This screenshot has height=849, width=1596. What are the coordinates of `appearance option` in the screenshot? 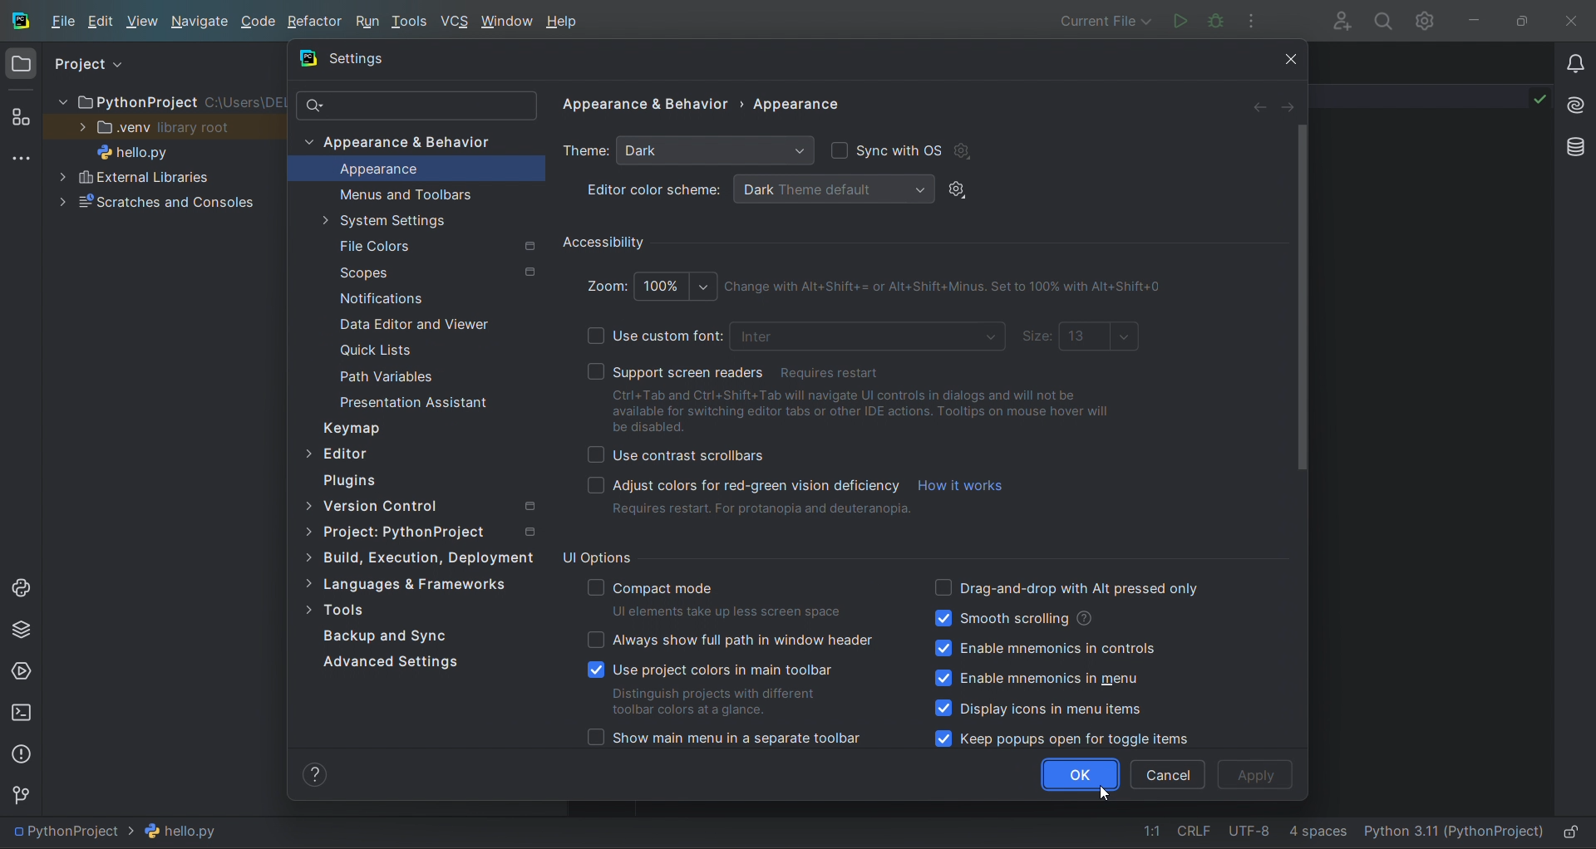 It's located at (417, 168).